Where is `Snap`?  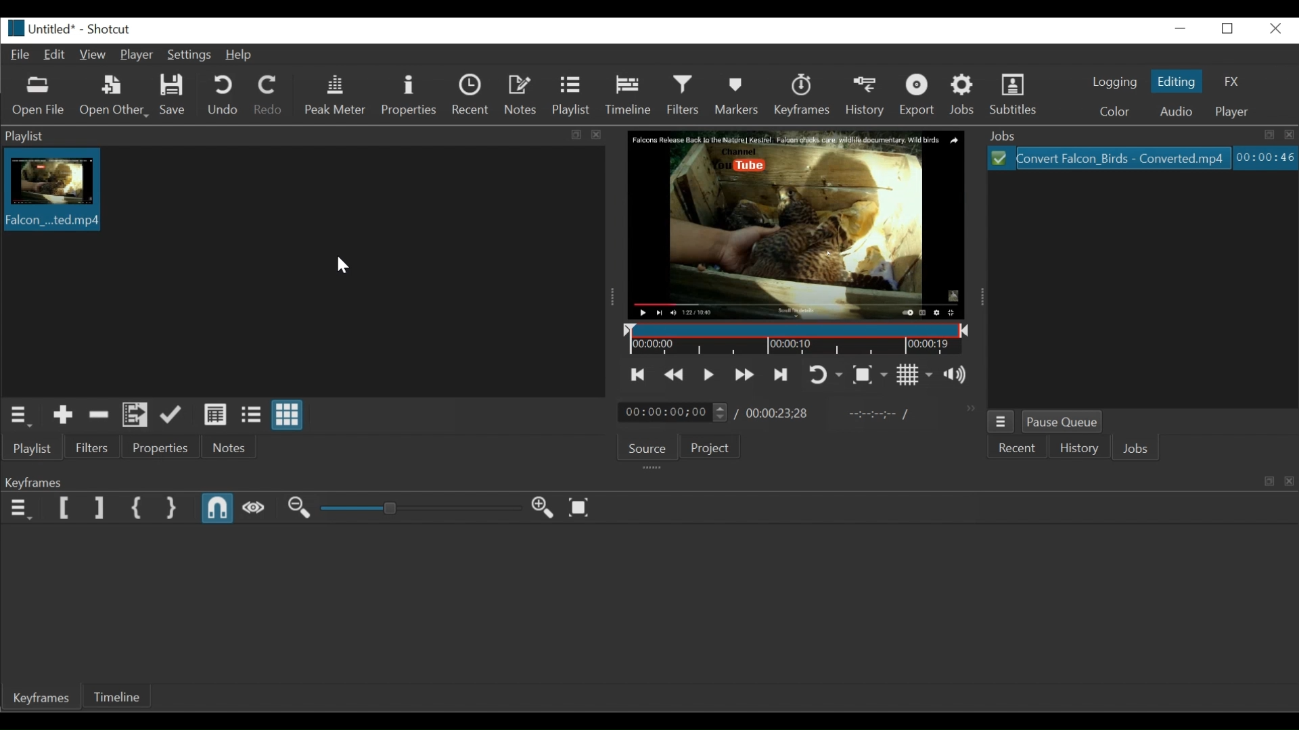
Snap is located at coordinates (219, 509).